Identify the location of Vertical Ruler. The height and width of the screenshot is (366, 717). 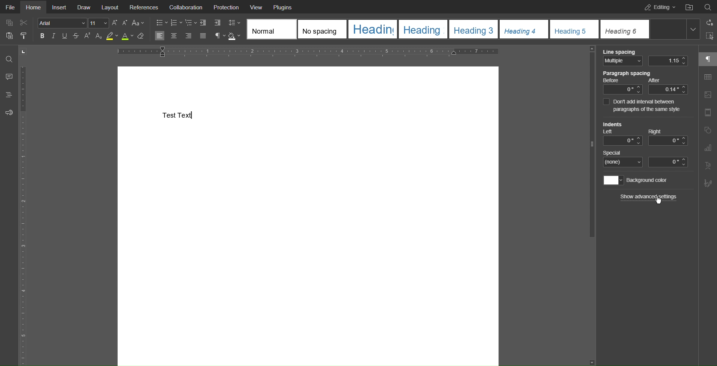
(26, 214).